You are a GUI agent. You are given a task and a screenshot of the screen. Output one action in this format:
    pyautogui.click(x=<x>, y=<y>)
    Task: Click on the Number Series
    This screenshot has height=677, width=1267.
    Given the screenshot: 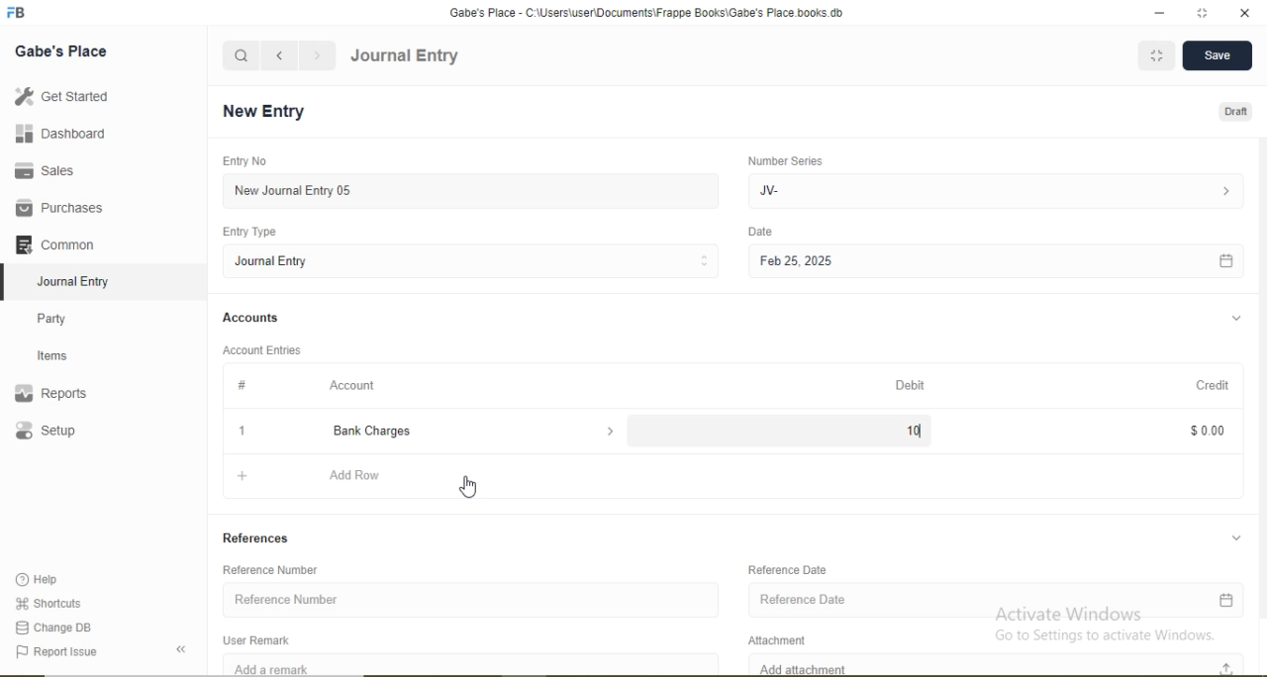 What is the action you would take?
    pyautogui.click(x=784, y=160)
    